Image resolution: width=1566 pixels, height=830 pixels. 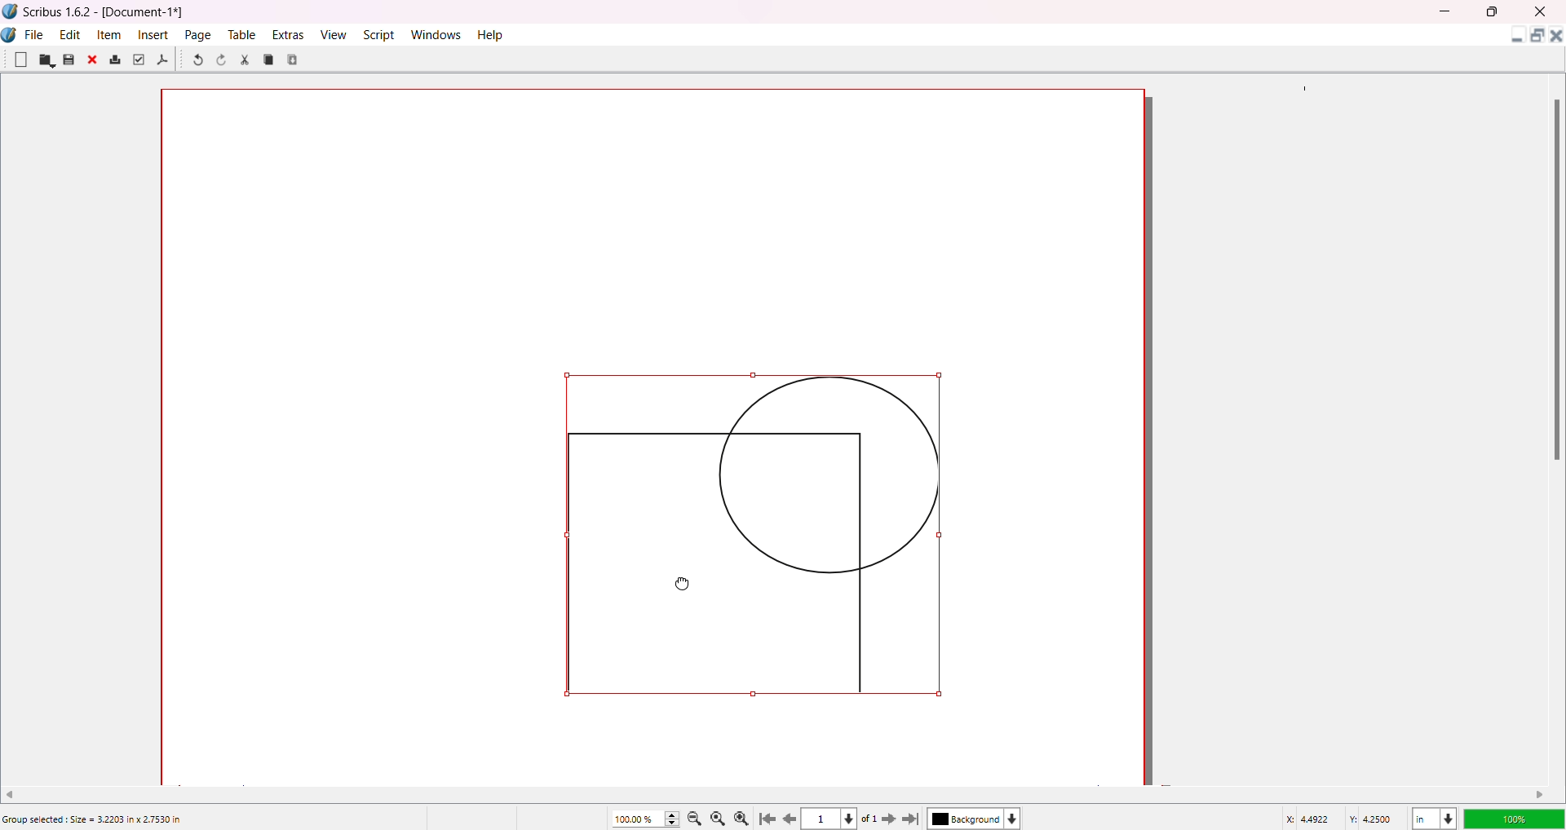 What do you see at coordinates (269, 59) in the screenshot?
I see `Copy` at bounding box center [269, 59].